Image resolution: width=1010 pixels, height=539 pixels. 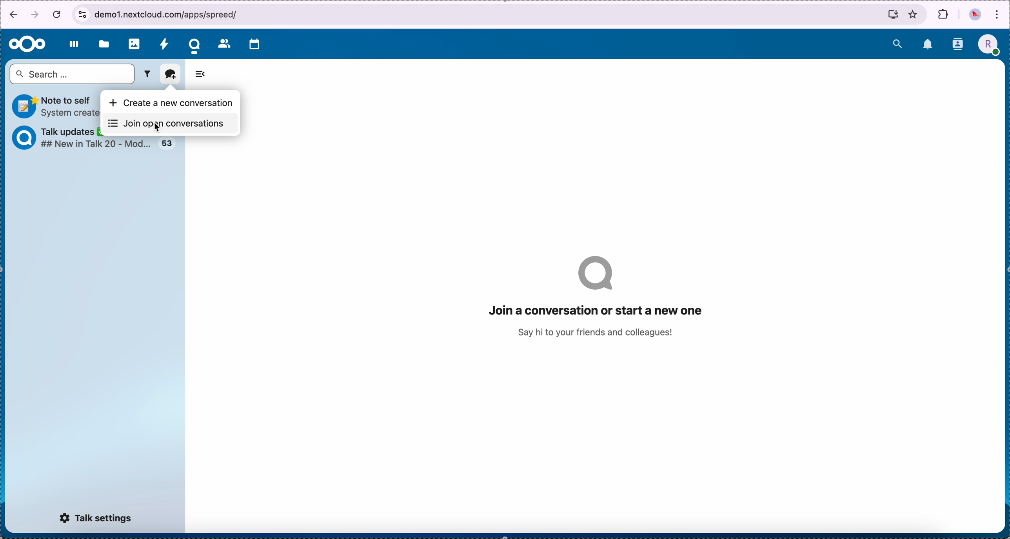 What do you see at coordinates (27, 45) in the screenshot?
I see `Nextcloud logo` at bounding box center [27, 45].